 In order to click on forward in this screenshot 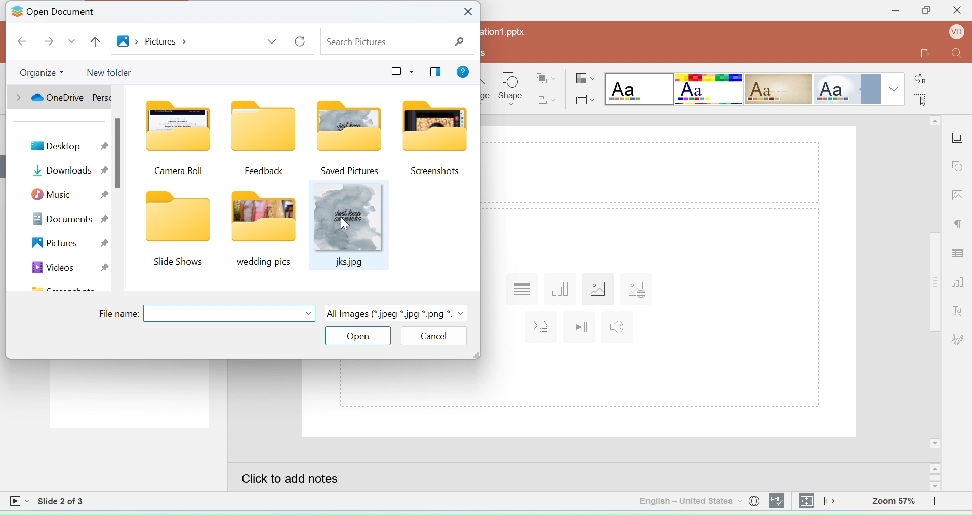, I will do `click(47, 42)`.